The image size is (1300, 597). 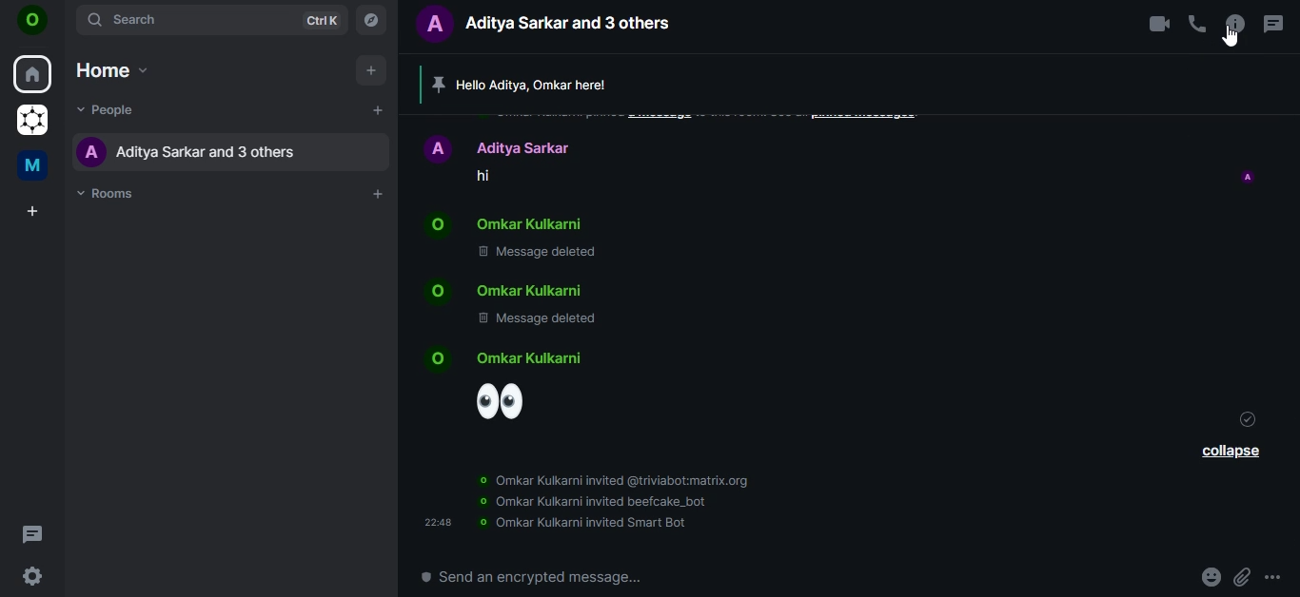 What do you see at coordinates (192, 153) in the screenshot?
I see `aditya sarkar and 3 others` at bounding box center [192, 153].